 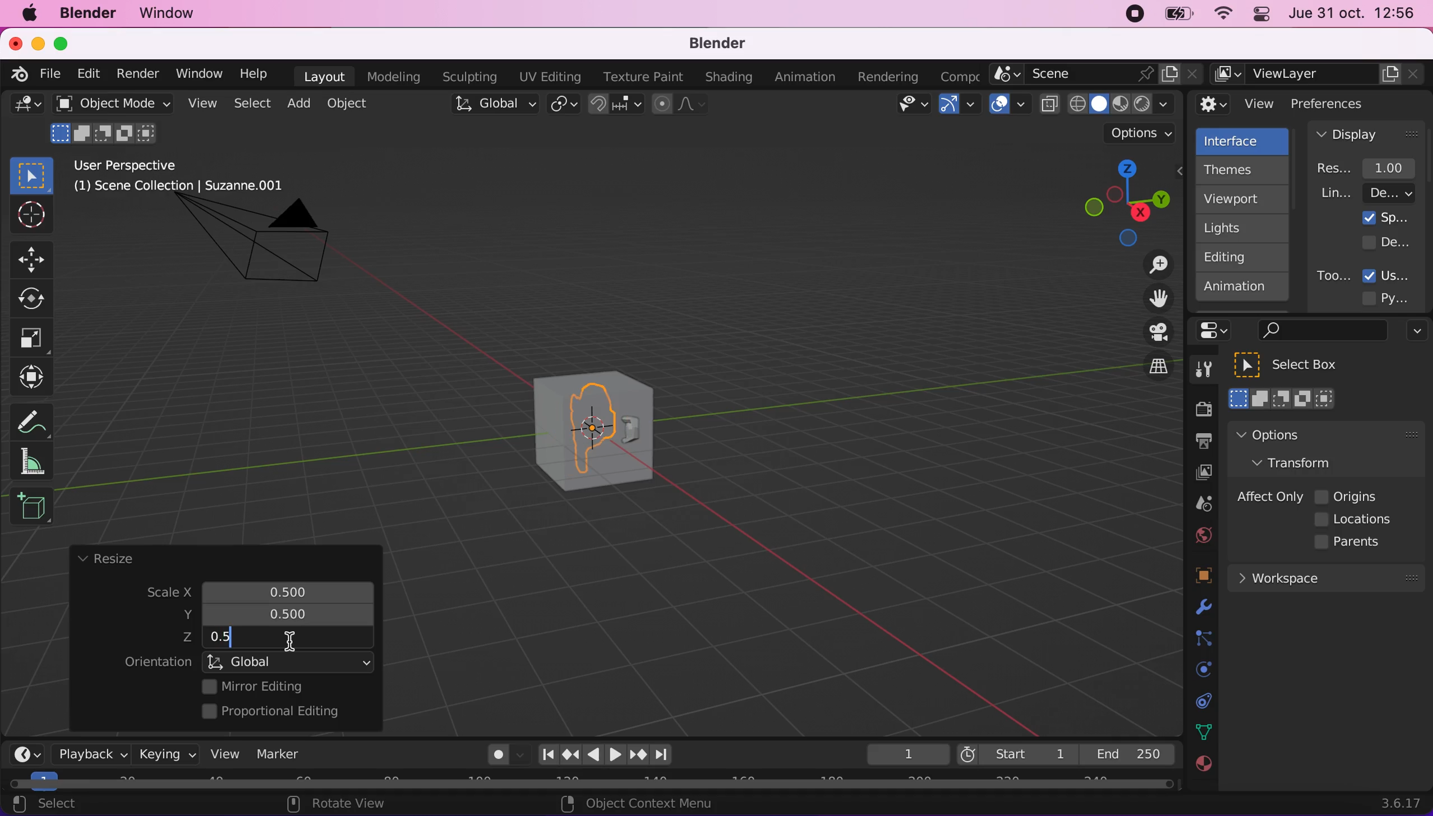 I want to click on objects, so click(x=1190, y=577).